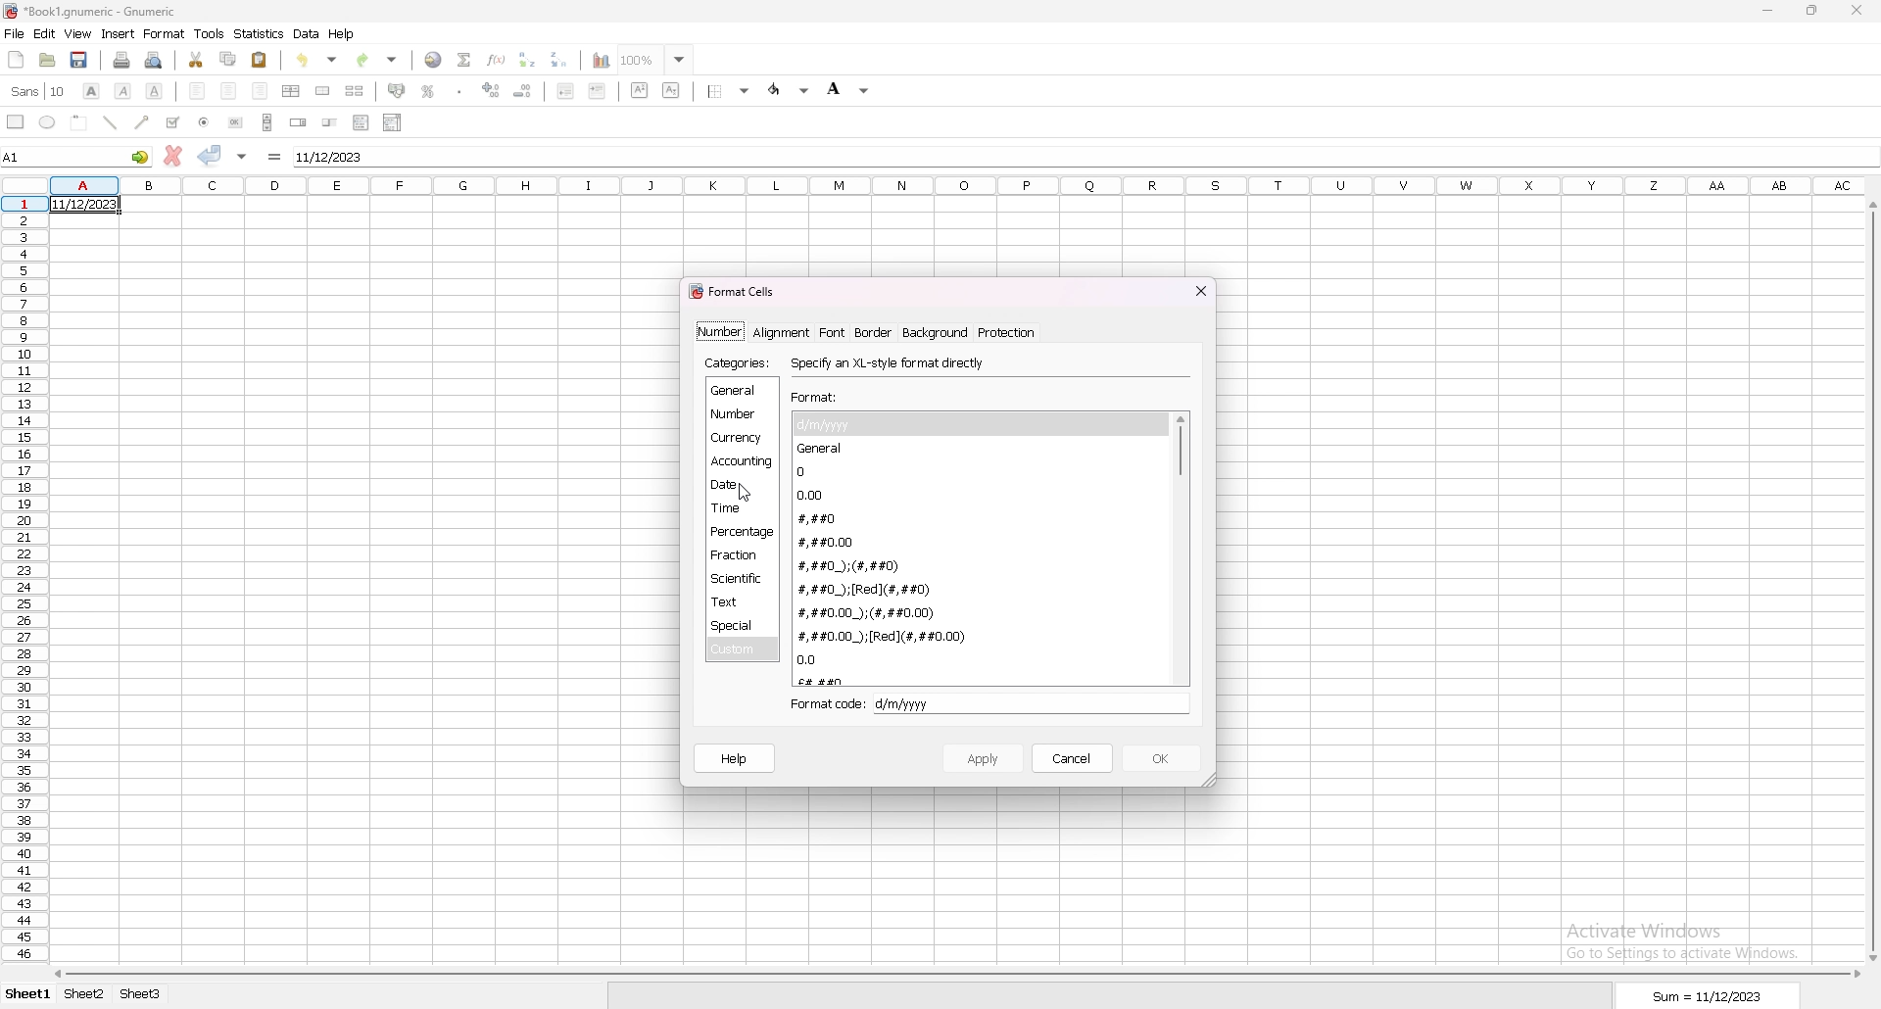 This screenshot has width=1881, height=1009. What do you see at coordinates (144, 121) in the screenshot?
I see `arrowed line` at bounding box center [144, 121].